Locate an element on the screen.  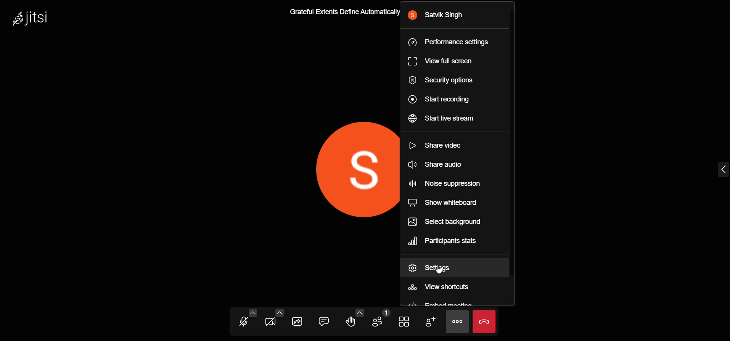
select background is located at coordinates (452, 223).